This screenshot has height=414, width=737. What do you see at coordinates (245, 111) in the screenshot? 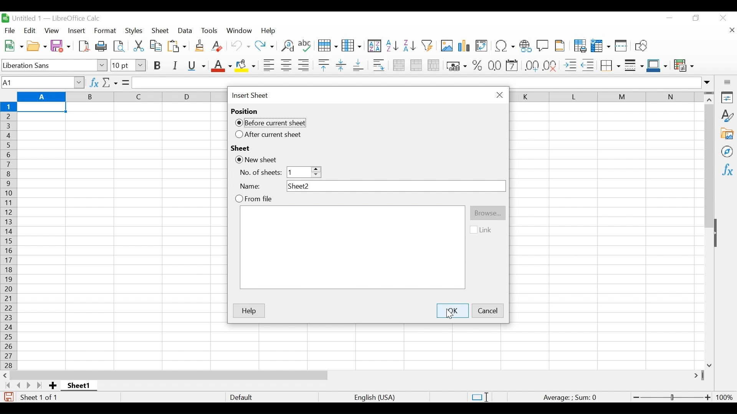
I see `Position` at bounding box center [245, 111].